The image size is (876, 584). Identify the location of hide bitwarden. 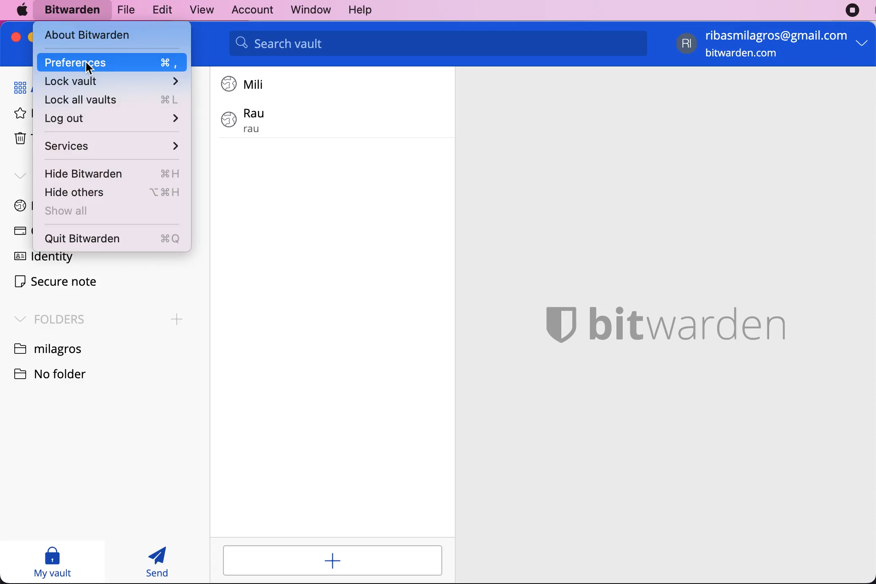
(112, 173).